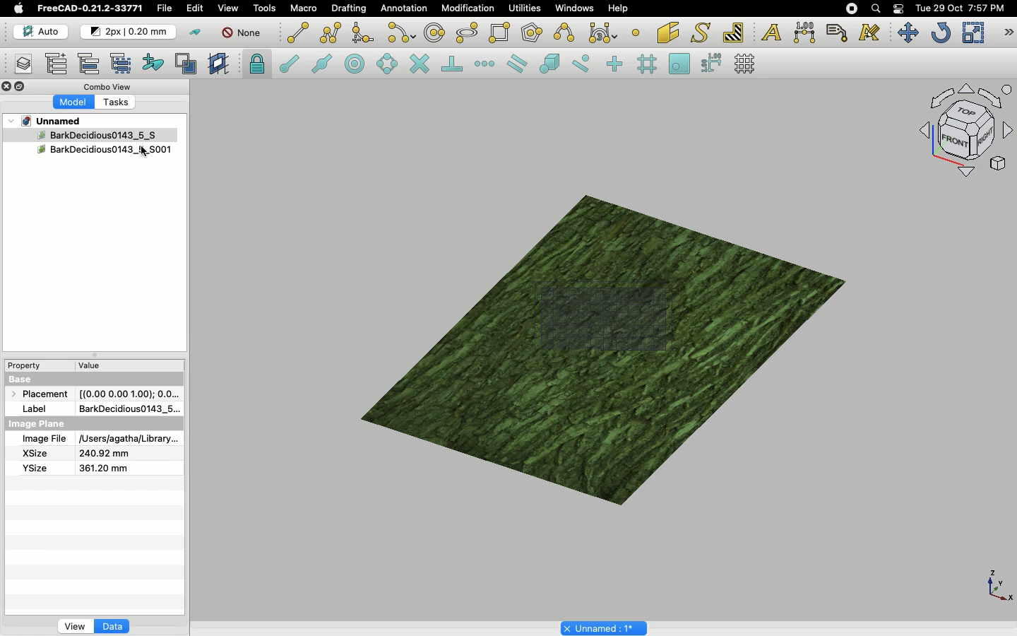  Describe the element at coordinates (109, 86) in the screenshot. I see `Combo view` at that location.